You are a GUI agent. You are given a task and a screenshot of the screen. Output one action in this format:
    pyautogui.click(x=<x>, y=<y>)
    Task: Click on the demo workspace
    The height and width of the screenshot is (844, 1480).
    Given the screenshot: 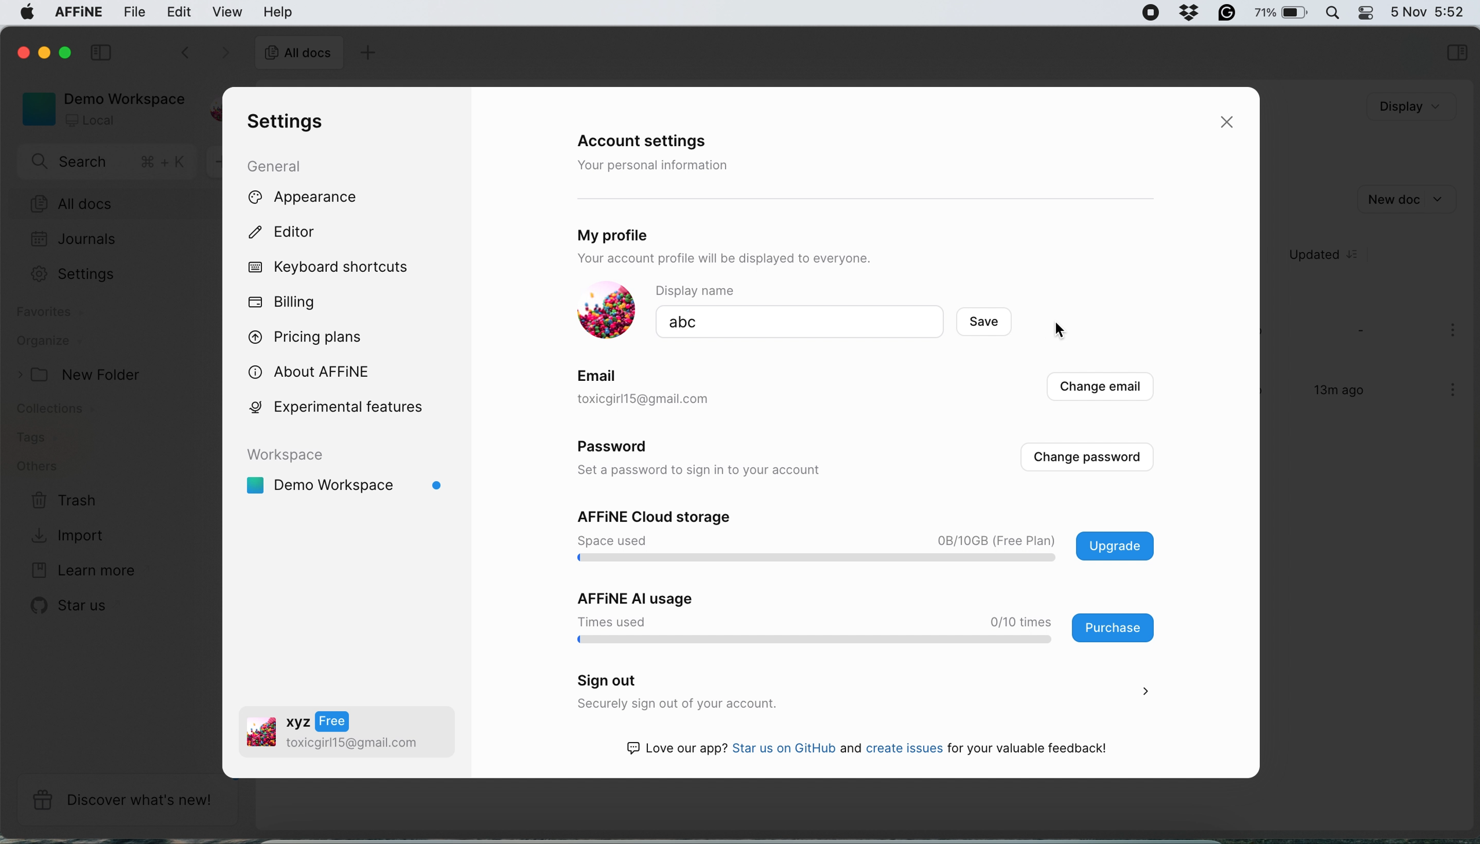 What is the action you would take?
    pyautogui.click(x=350, y=476)
    